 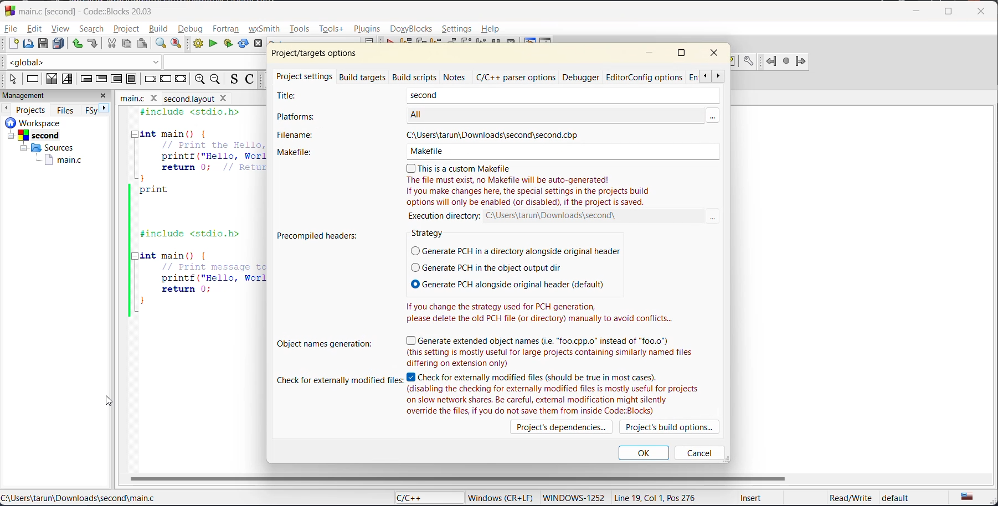 What do you see at coordinates (135, 80) in the screenshot?
I see `block instruction` at bounding box center [135, 80].